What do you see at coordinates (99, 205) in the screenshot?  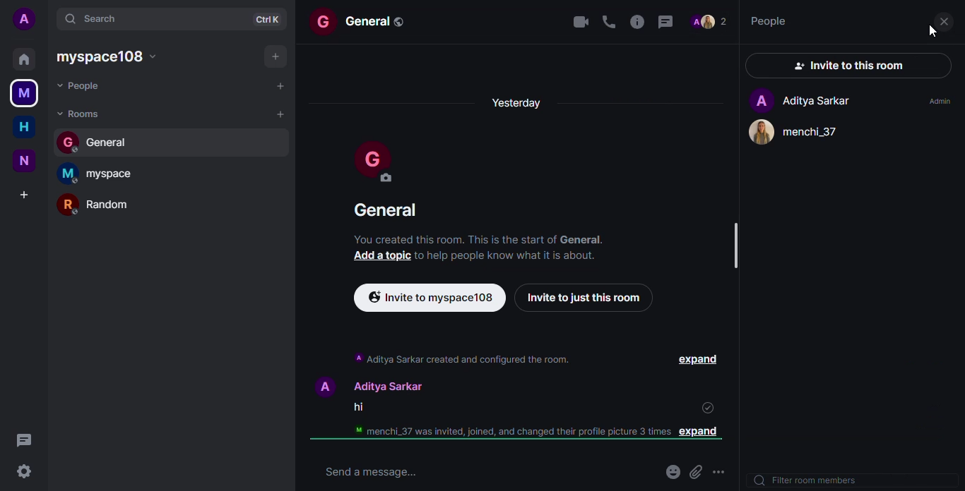 I see `random` at bounding box center [99, 205].